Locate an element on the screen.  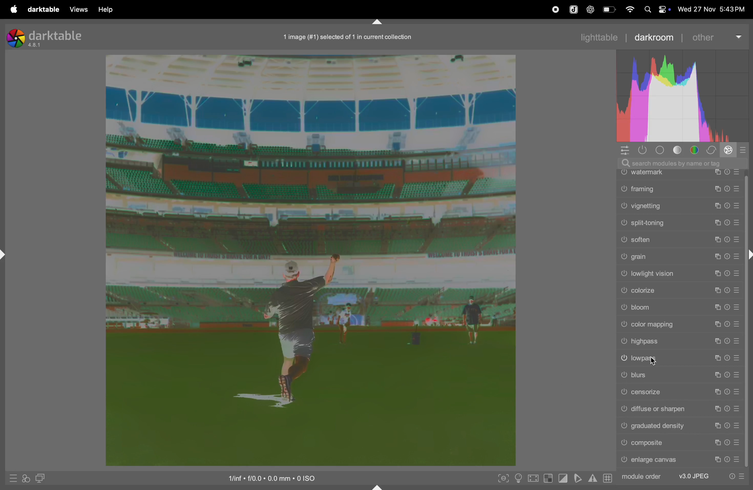
low pass is located at coordinates (680, 359).